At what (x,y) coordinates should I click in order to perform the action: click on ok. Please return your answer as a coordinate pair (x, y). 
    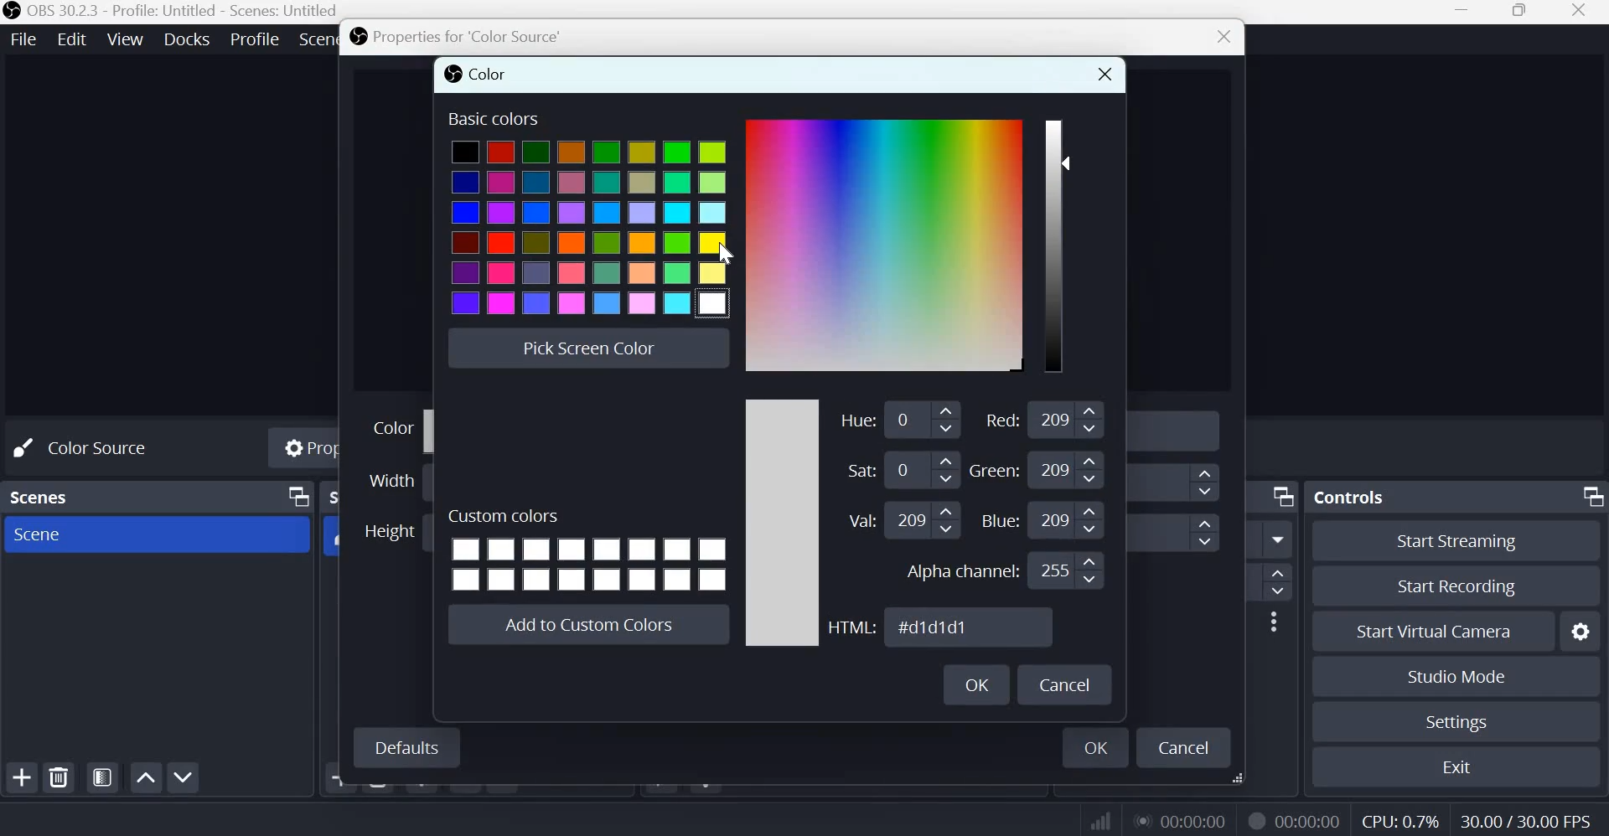
    Looking at the image, I should click on (1097, 745).